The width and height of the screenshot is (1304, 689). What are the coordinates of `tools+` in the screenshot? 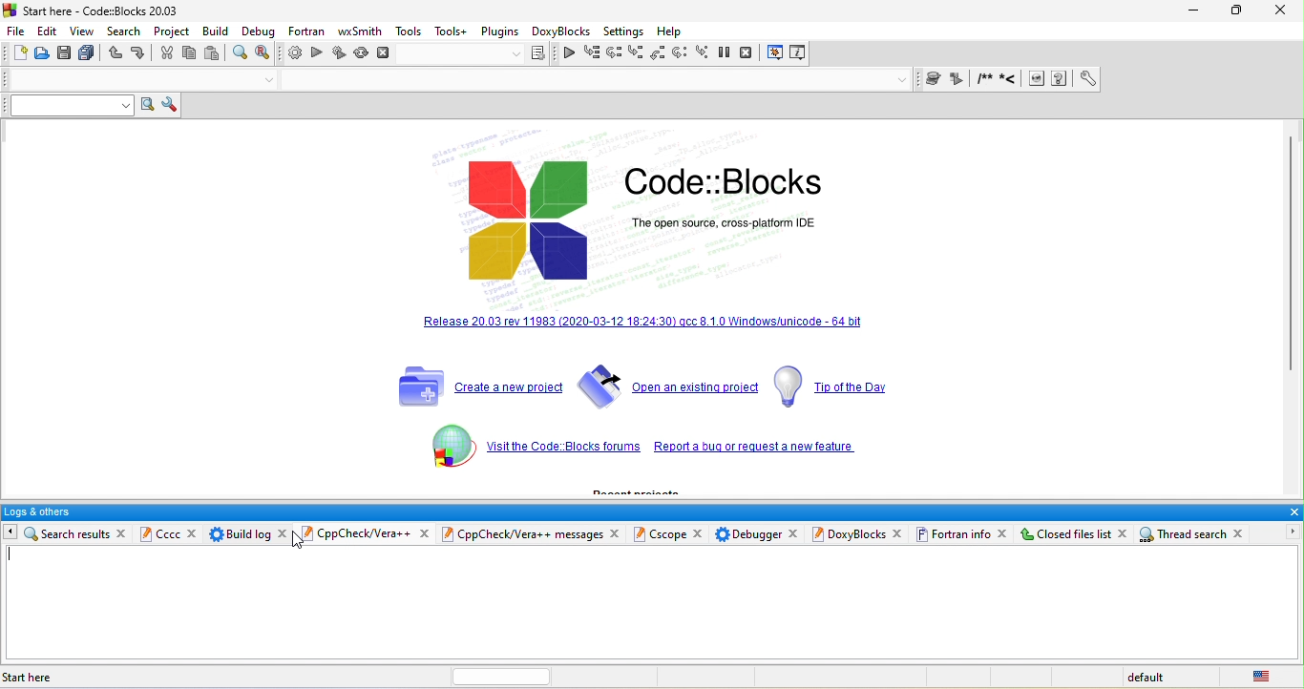 It's located at (452, 32).